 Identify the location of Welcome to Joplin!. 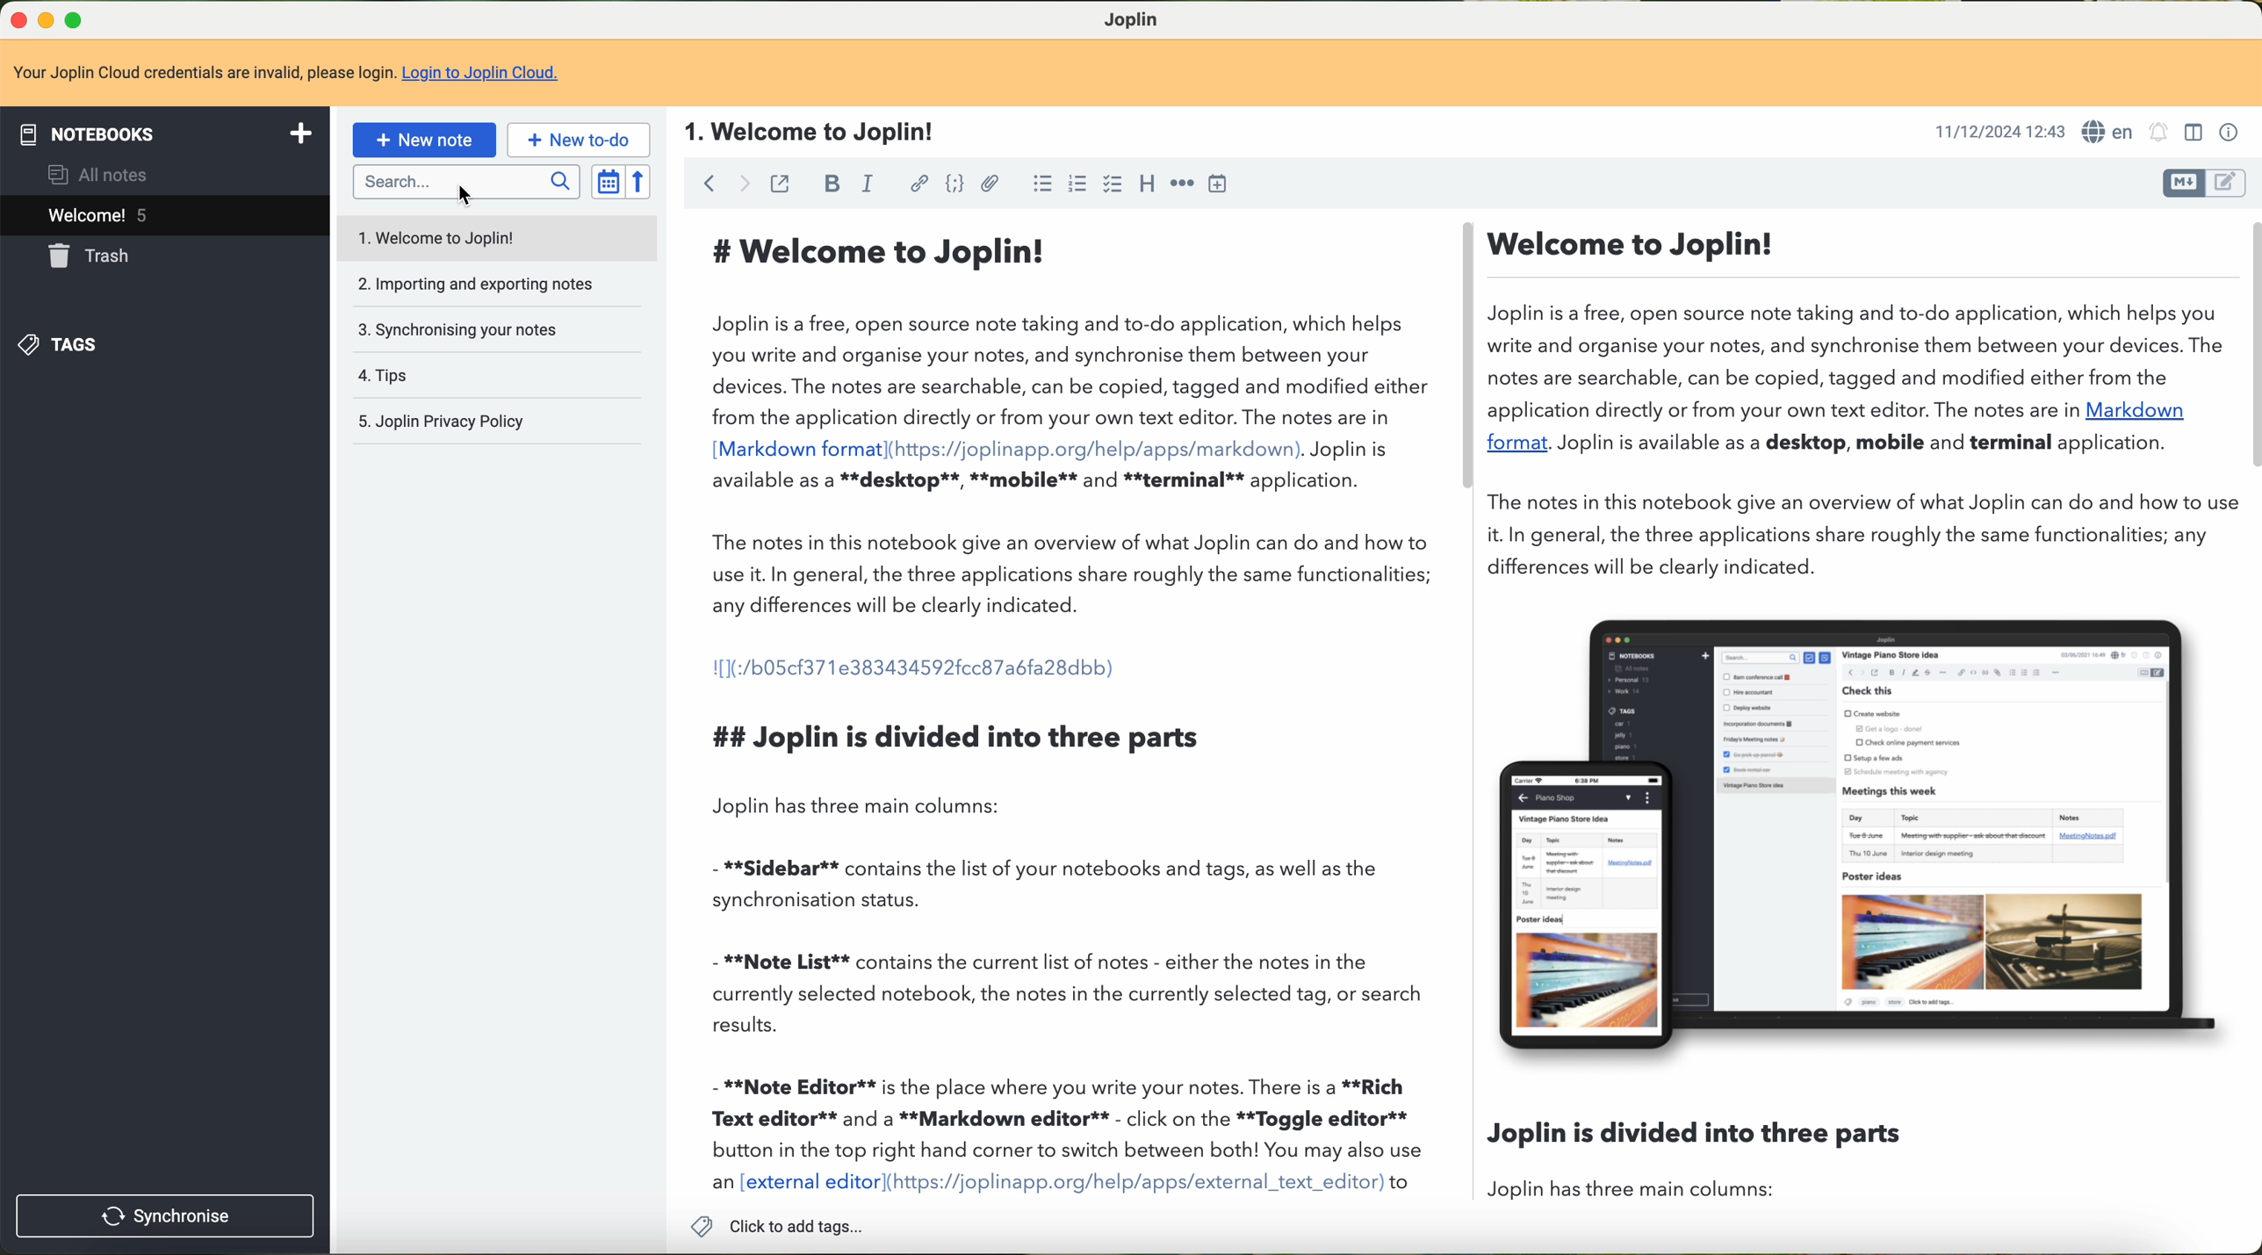
(804, 133).